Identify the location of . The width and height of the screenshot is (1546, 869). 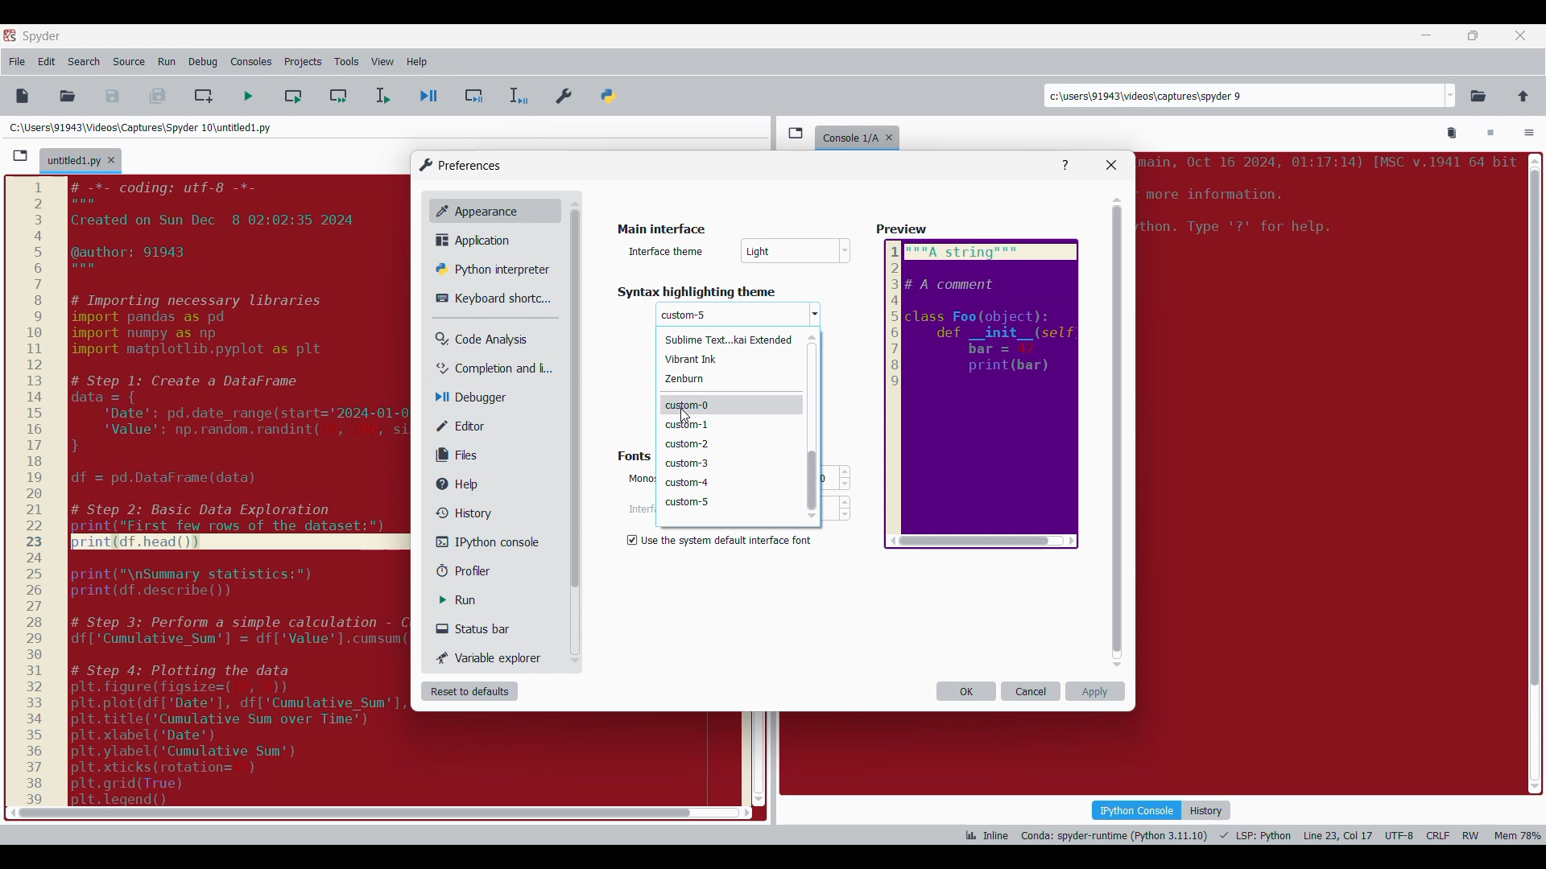
(797, 253).